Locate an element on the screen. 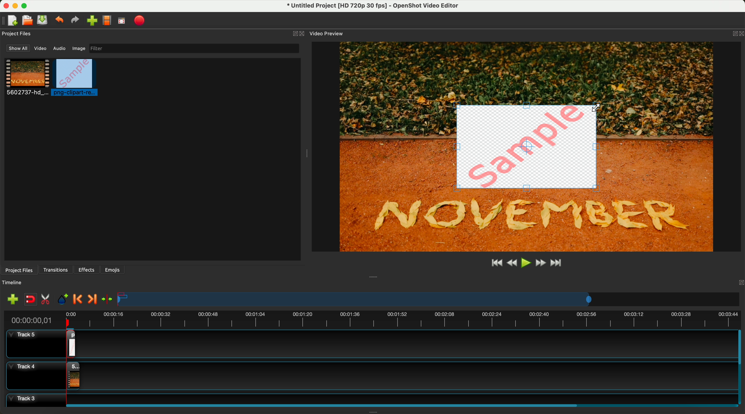  jump to end is located at coordinates (557, 264).